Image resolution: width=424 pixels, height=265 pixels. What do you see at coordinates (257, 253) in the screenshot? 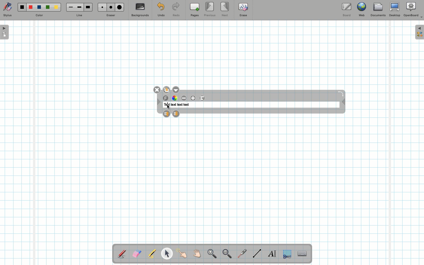
I see `Line` at bounding box center [257, 253].